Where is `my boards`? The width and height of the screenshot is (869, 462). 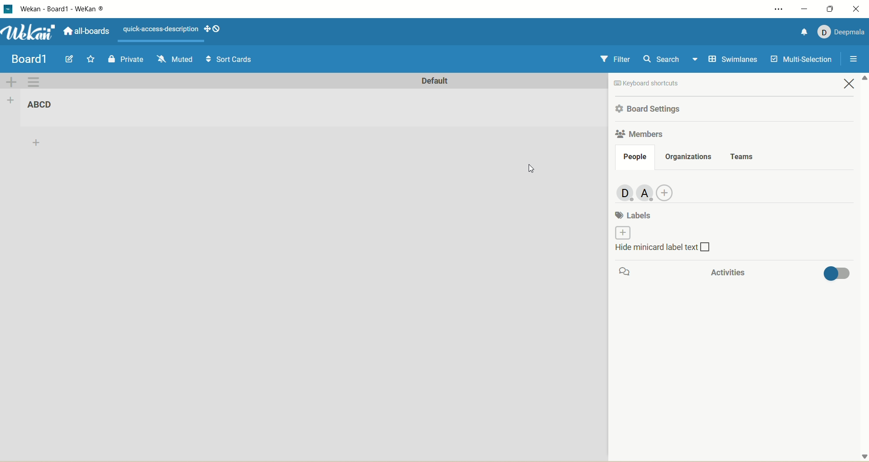 my boards is located at coordinates (39, 57).